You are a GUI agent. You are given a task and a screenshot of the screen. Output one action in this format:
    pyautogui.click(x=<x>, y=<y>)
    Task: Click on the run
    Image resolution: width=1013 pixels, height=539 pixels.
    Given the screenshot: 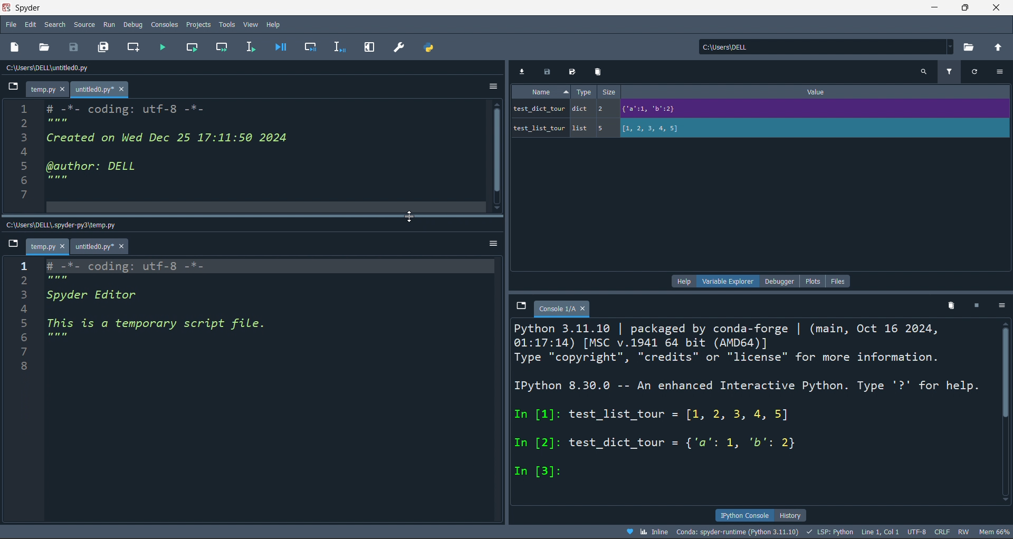 What is the action you would take?
    pyautogui.click(x=109, y=24)
    